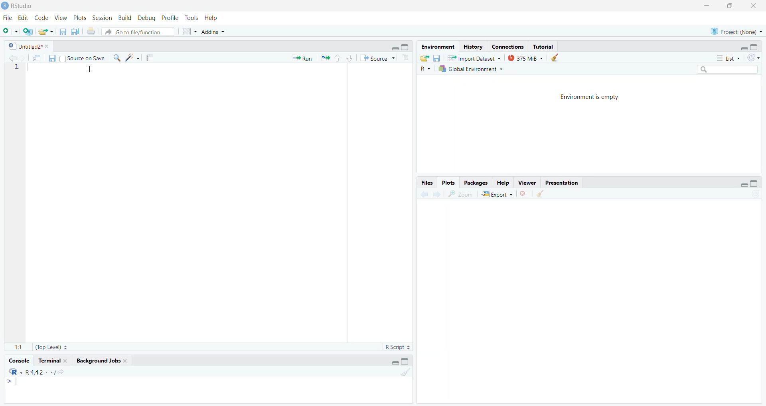 The image size is (766, 406). Describe the element at coordinates (545, 47) in the screenshot. I see `Tutorial` at that location.